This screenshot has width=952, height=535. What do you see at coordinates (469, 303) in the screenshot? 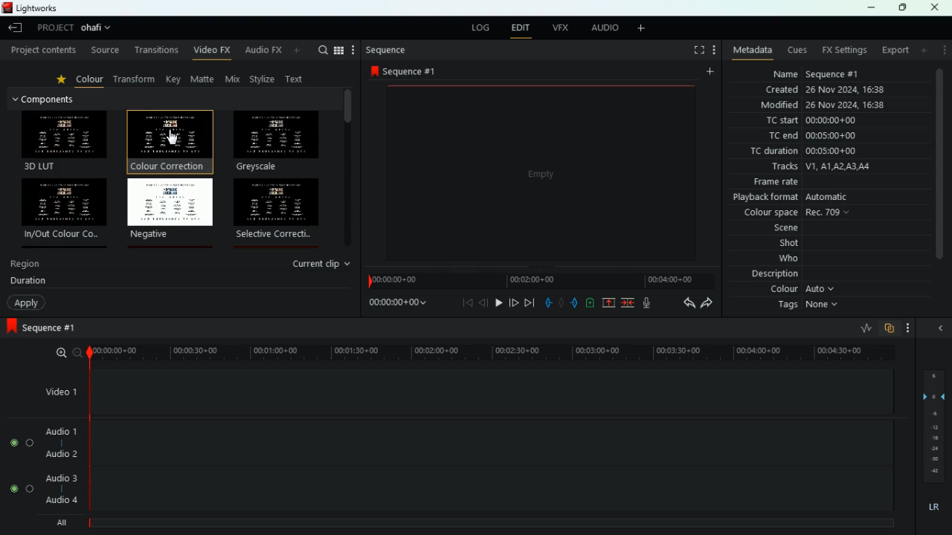
I see `back` at bounding box center [469, 303].